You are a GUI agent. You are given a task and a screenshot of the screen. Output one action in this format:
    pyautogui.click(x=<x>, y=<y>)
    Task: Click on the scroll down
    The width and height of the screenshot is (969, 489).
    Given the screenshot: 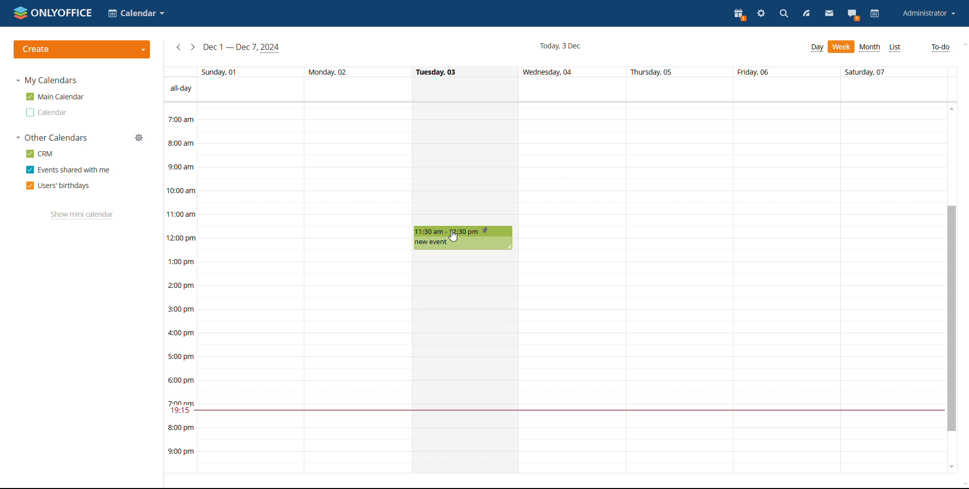 What is the action you would take?
    pyautogui.click(x=963, y=484)
    